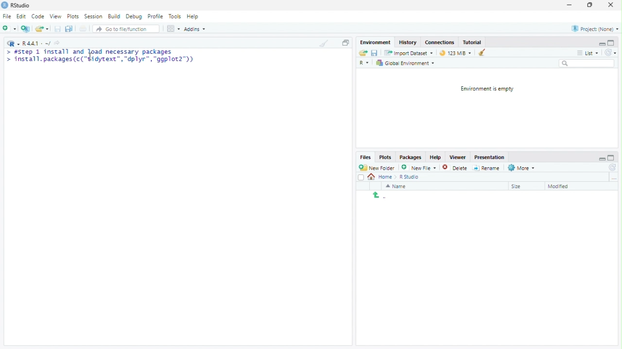 This screenshot has width=622, height=349. What do you see at coordinates (411, 158) in the screenshot?
I see `Packages` at bounding box center [411, 158].